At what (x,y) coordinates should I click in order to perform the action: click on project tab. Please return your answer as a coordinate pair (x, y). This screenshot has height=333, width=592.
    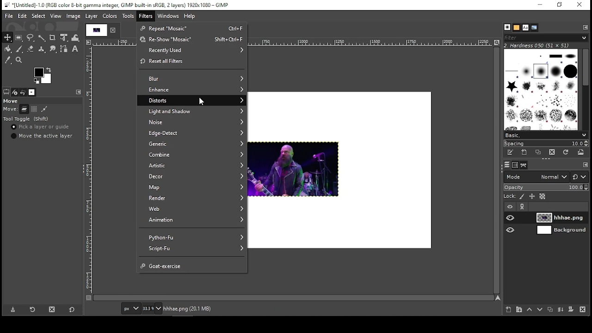
    Looking at the image, I should click on (102, 30).